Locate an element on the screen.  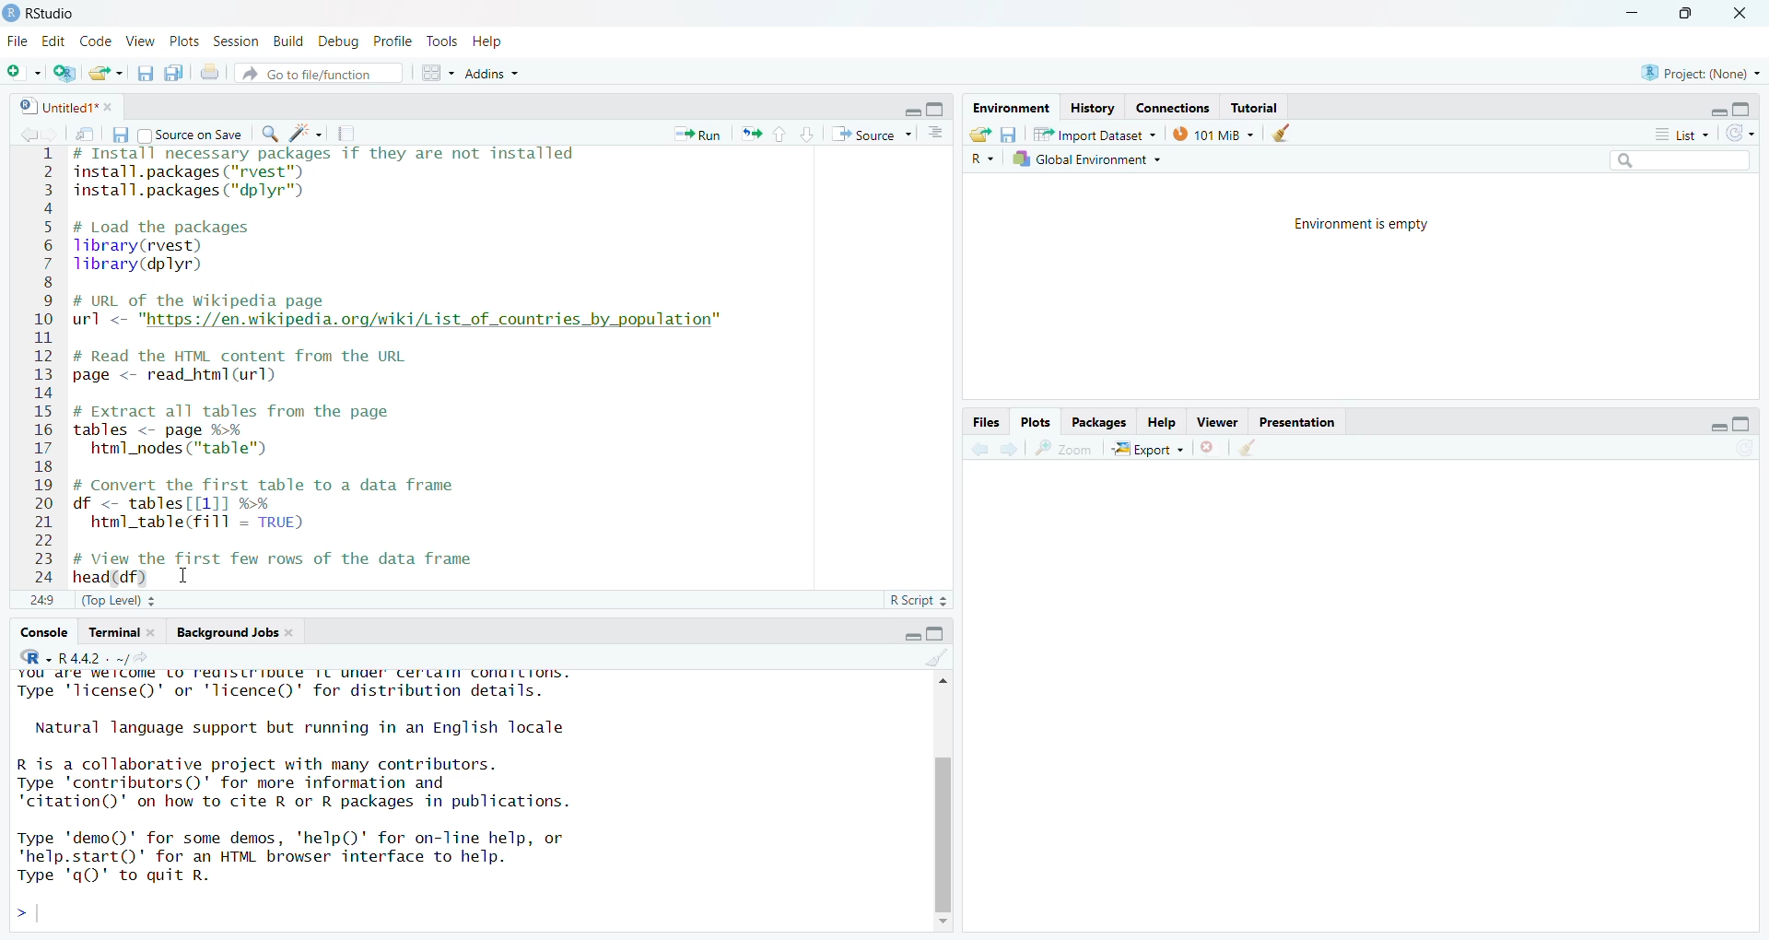
Environment is located at coordinates (1010, 108).